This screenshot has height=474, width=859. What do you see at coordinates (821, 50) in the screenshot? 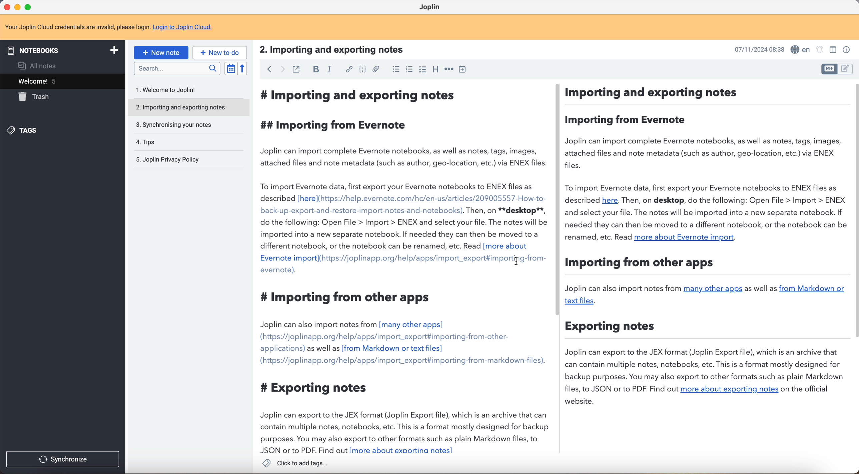
I see `set alarm` at bounding box center [821, 50].